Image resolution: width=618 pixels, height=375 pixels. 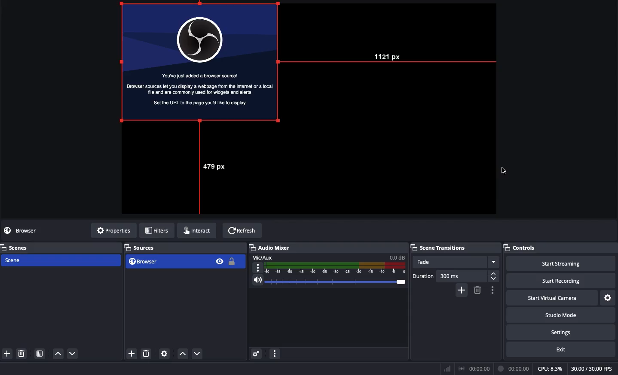 I want to click on 30.00/30.00 FPS, so click(x=594, y=369).